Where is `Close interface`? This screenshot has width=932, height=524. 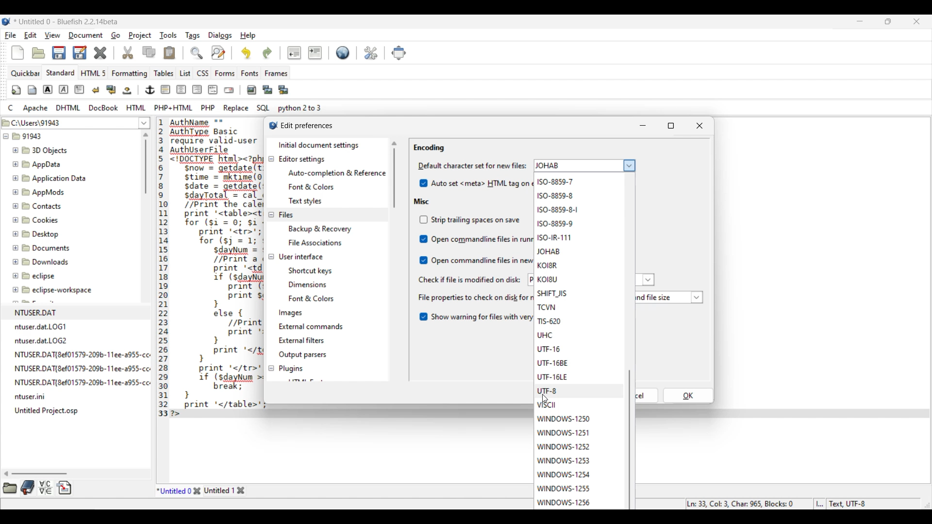
Close interface is located at coordinates (916, 21).